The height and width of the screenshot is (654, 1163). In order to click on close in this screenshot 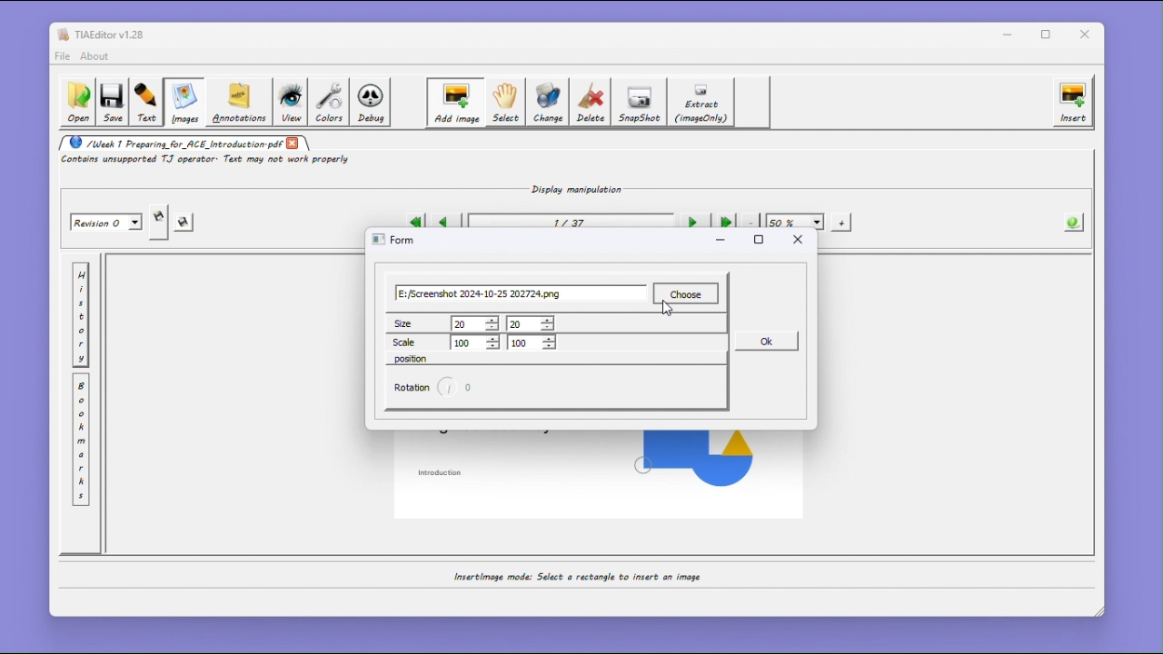, I will do `click(798, 240)`.